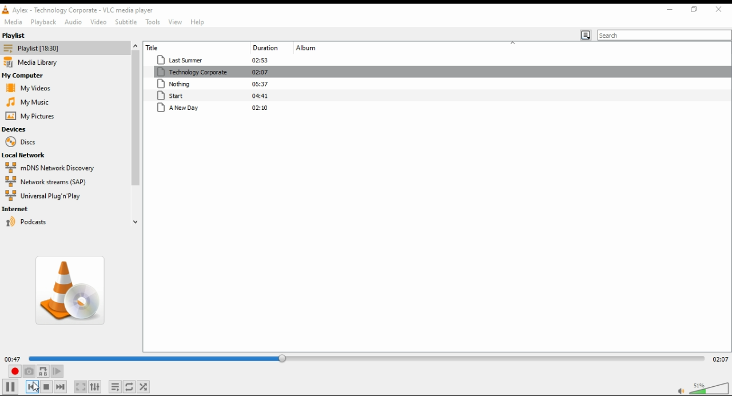 This screenshot has height=396, width=732. I want to click on aylex - technology corporate - VLC media player, so click(84, 10).